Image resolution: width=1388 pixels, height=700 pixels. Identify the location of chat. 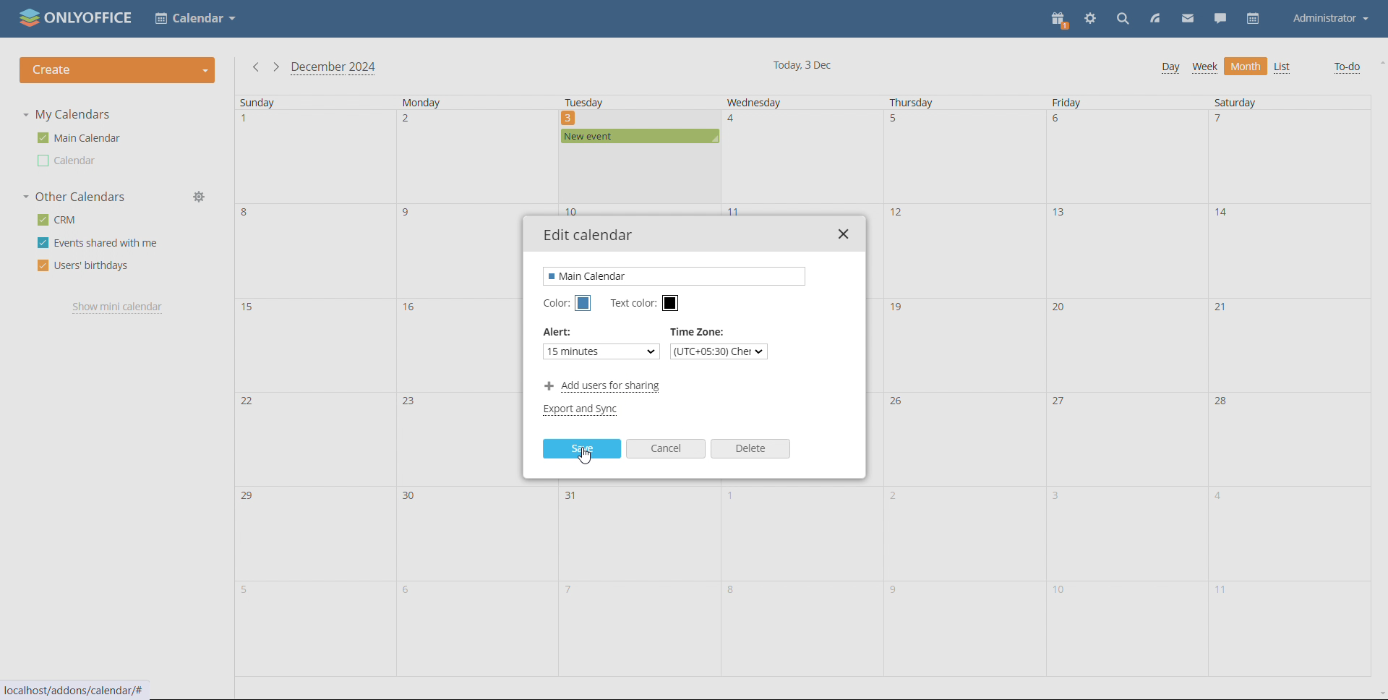
(1220, 20).